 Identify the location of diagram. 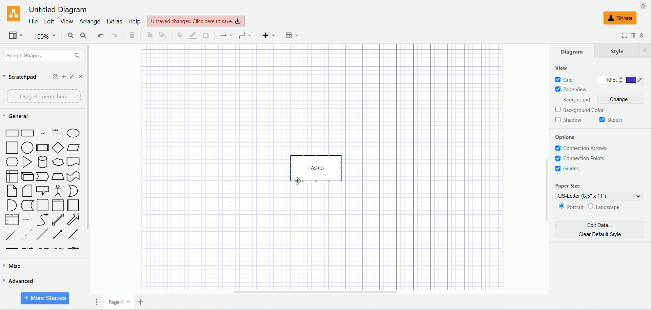
(574, 52).